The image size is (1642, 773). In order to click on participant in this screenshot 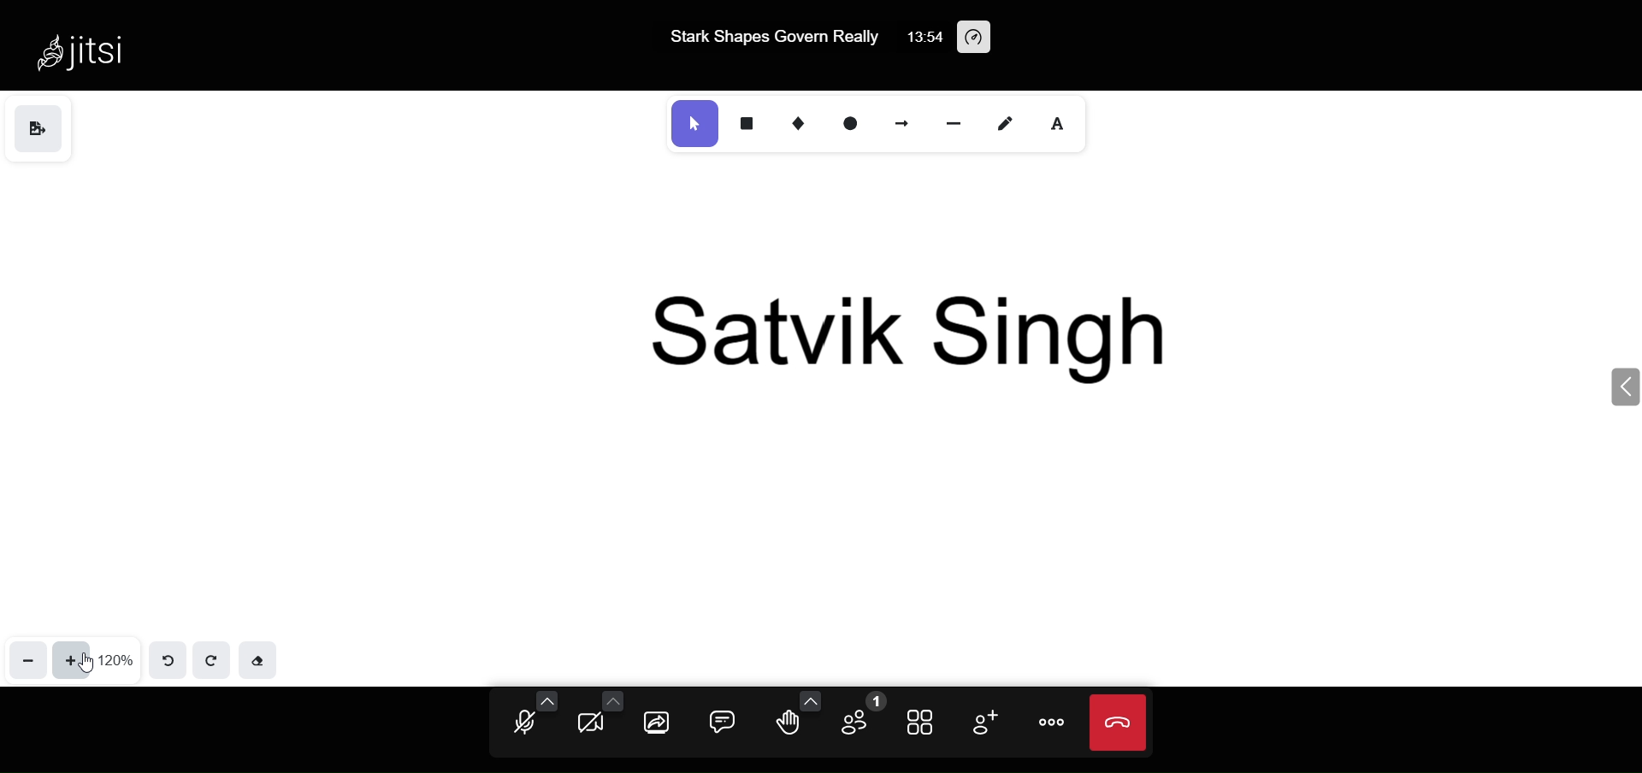, I will do `click(860, 719)`.